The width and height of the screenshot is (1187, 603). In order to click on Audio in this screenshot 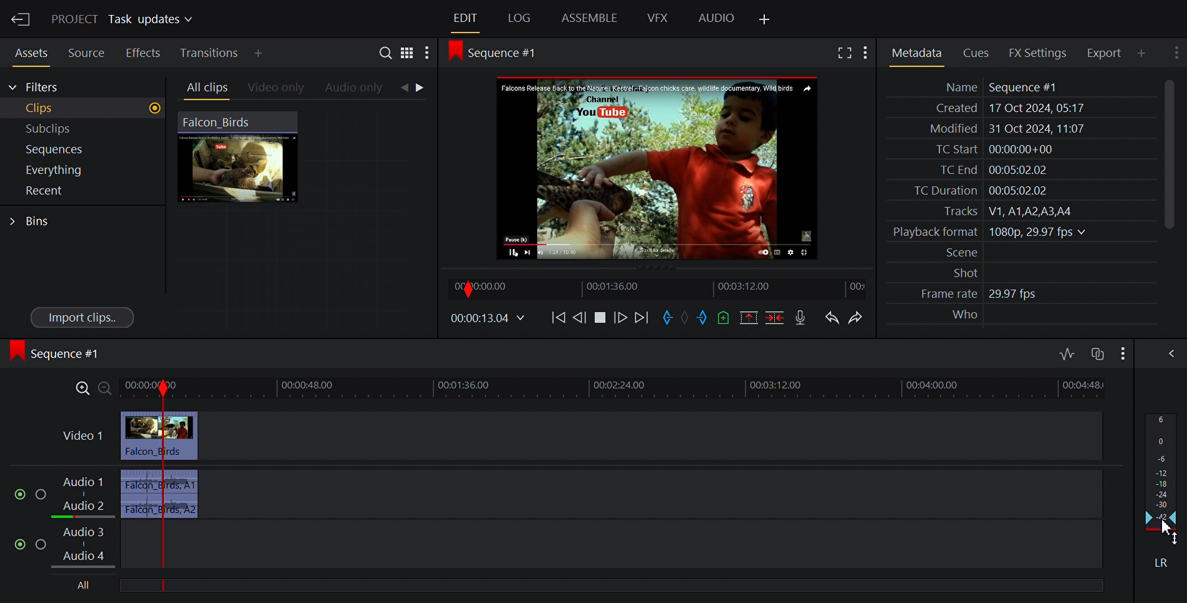, I will do `click(716, 19)`.